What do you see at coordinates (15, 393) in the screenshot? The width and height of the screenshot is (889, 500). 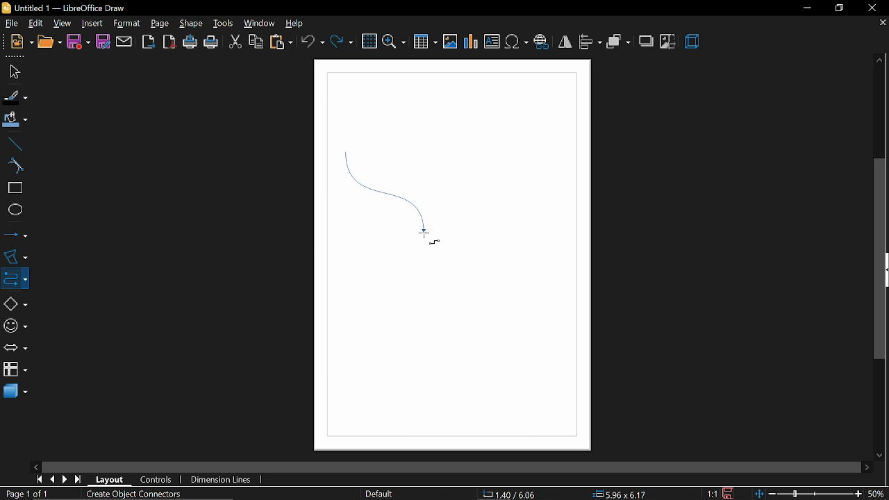 I see `3d shapes` at bounding box center [15, 393].